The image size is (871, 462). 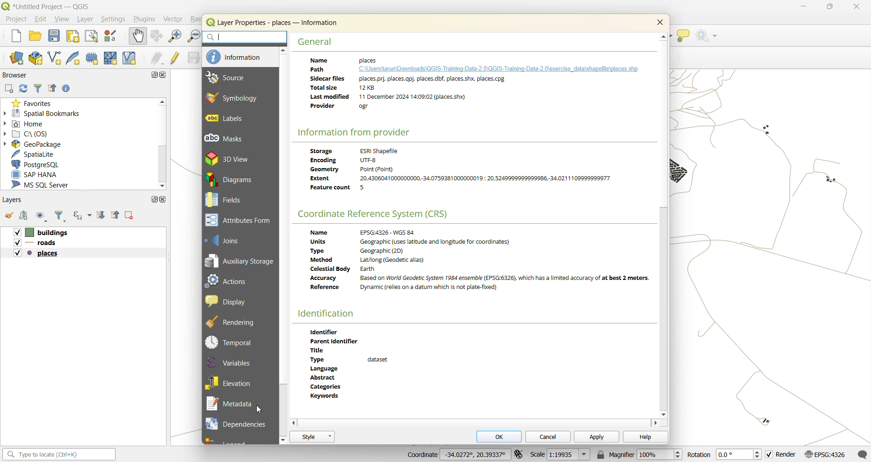 I want to click on new, so click(x=17, y=37).